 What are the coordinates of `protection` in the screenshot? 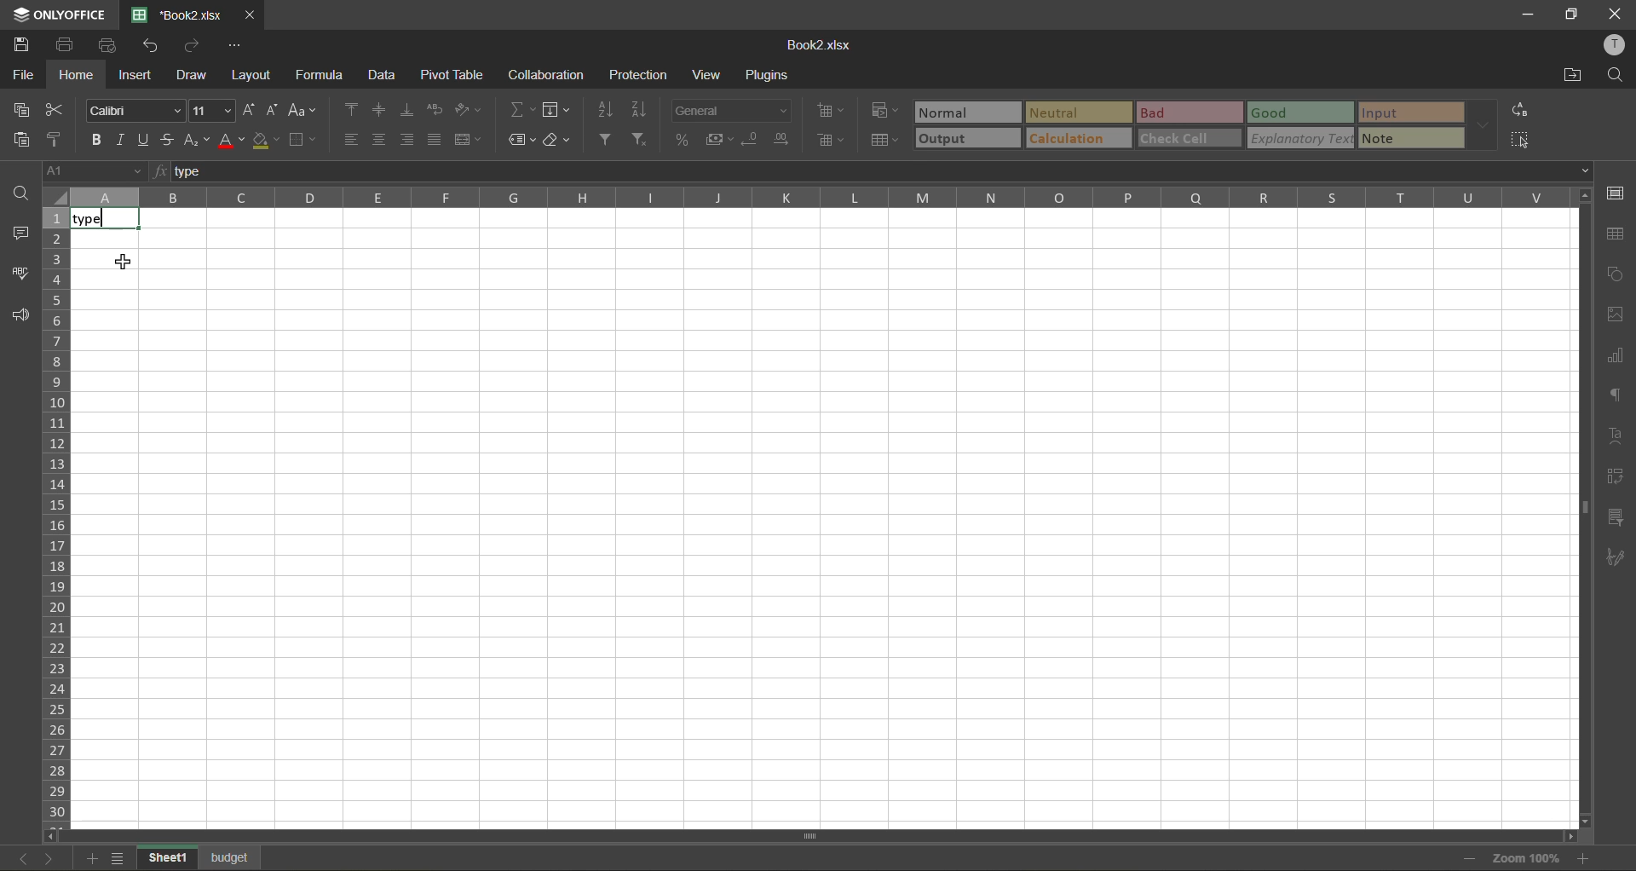 It's located at (637, 77).